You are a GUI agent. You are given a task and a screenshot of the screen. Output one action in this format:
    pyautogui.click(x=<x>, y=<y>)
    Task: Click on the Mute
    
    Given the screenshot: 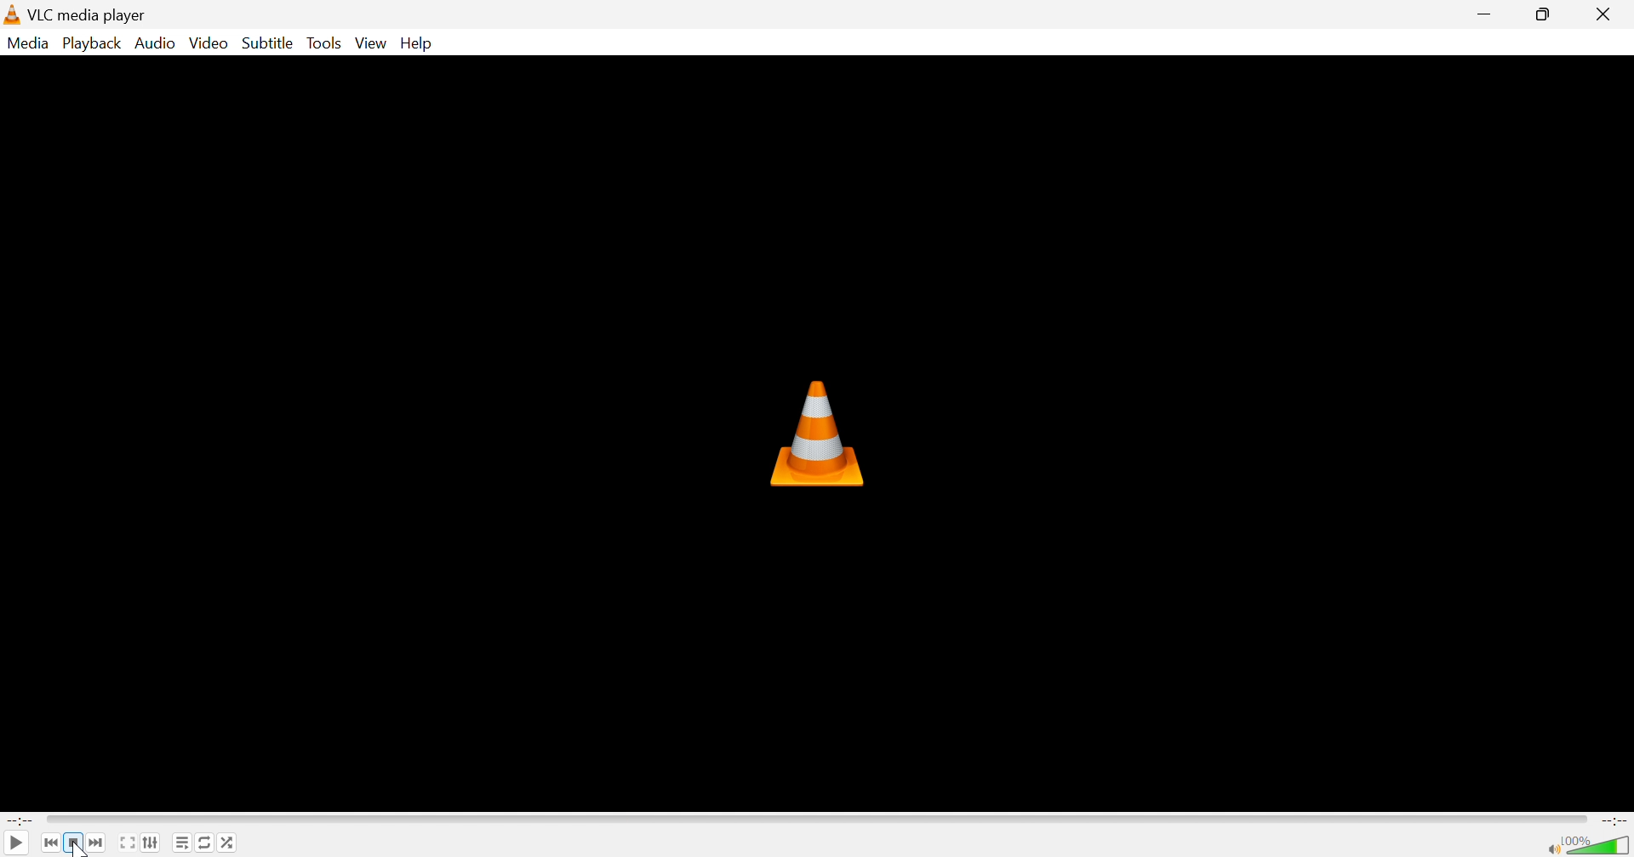 What is the action you would take?
    pyautogui.click(x=1548, y=848)
    